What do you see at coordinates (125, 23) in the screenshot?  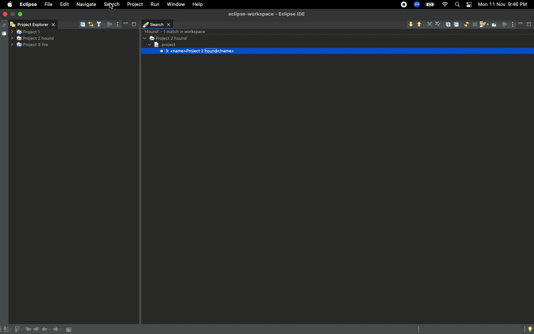 I see `minimise` at bounding box center [125, 23].